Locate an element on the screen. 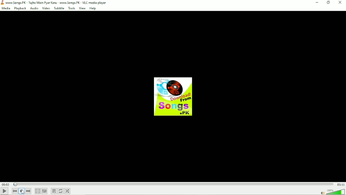 The image size is (346, 195). Minimize is located at coordinates (317, 3).